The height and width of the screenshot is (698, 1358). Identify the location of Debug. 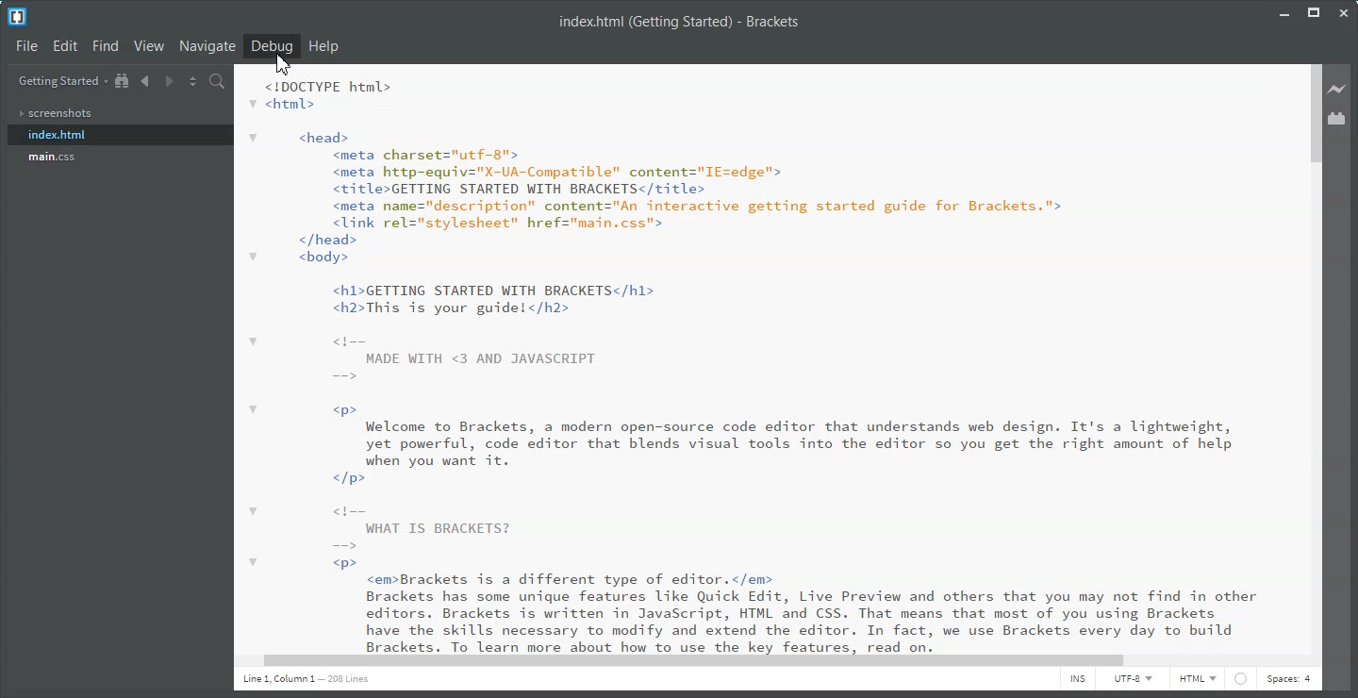
(272, 46).